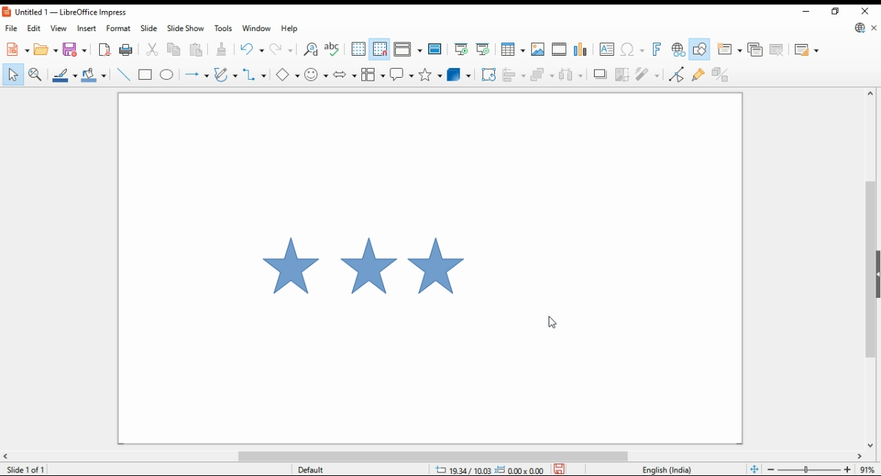  Describe the element at coordinates (254, 72) in the screenshot. I see `connectors` at that location.